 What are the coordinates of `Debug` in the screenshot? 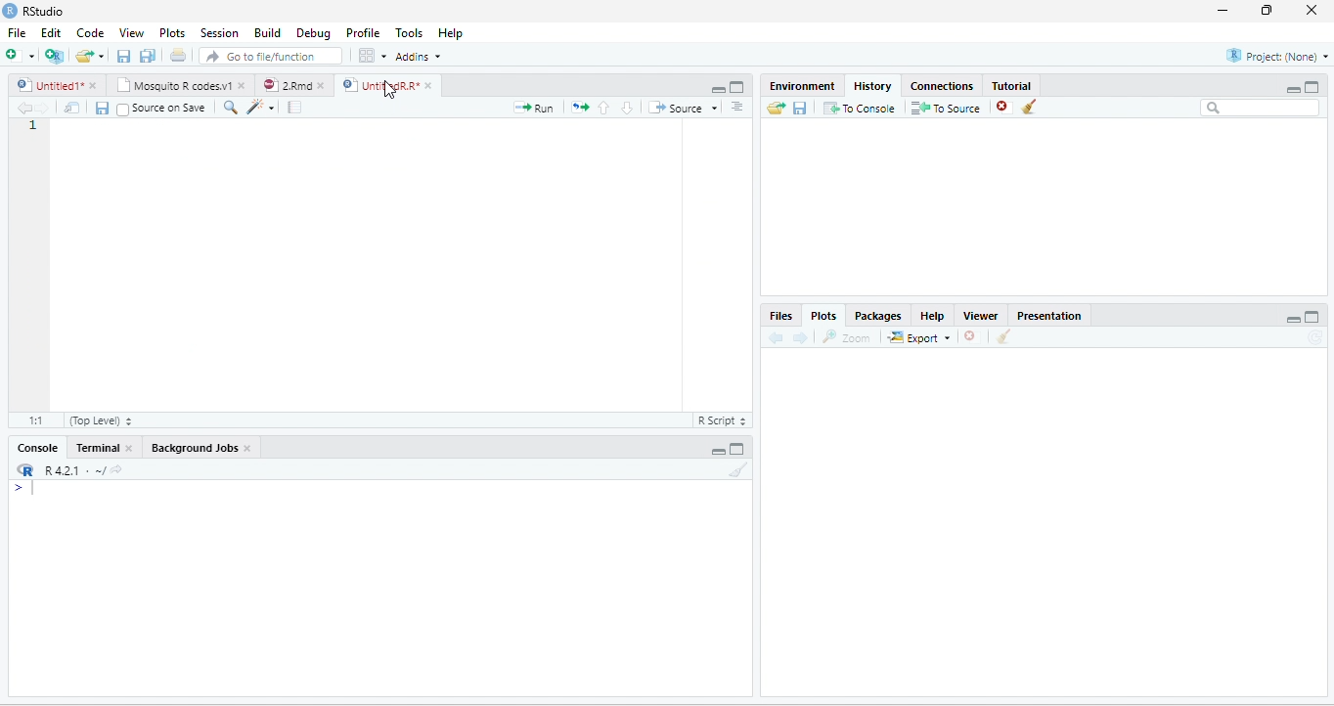 It's located at (313, 32).